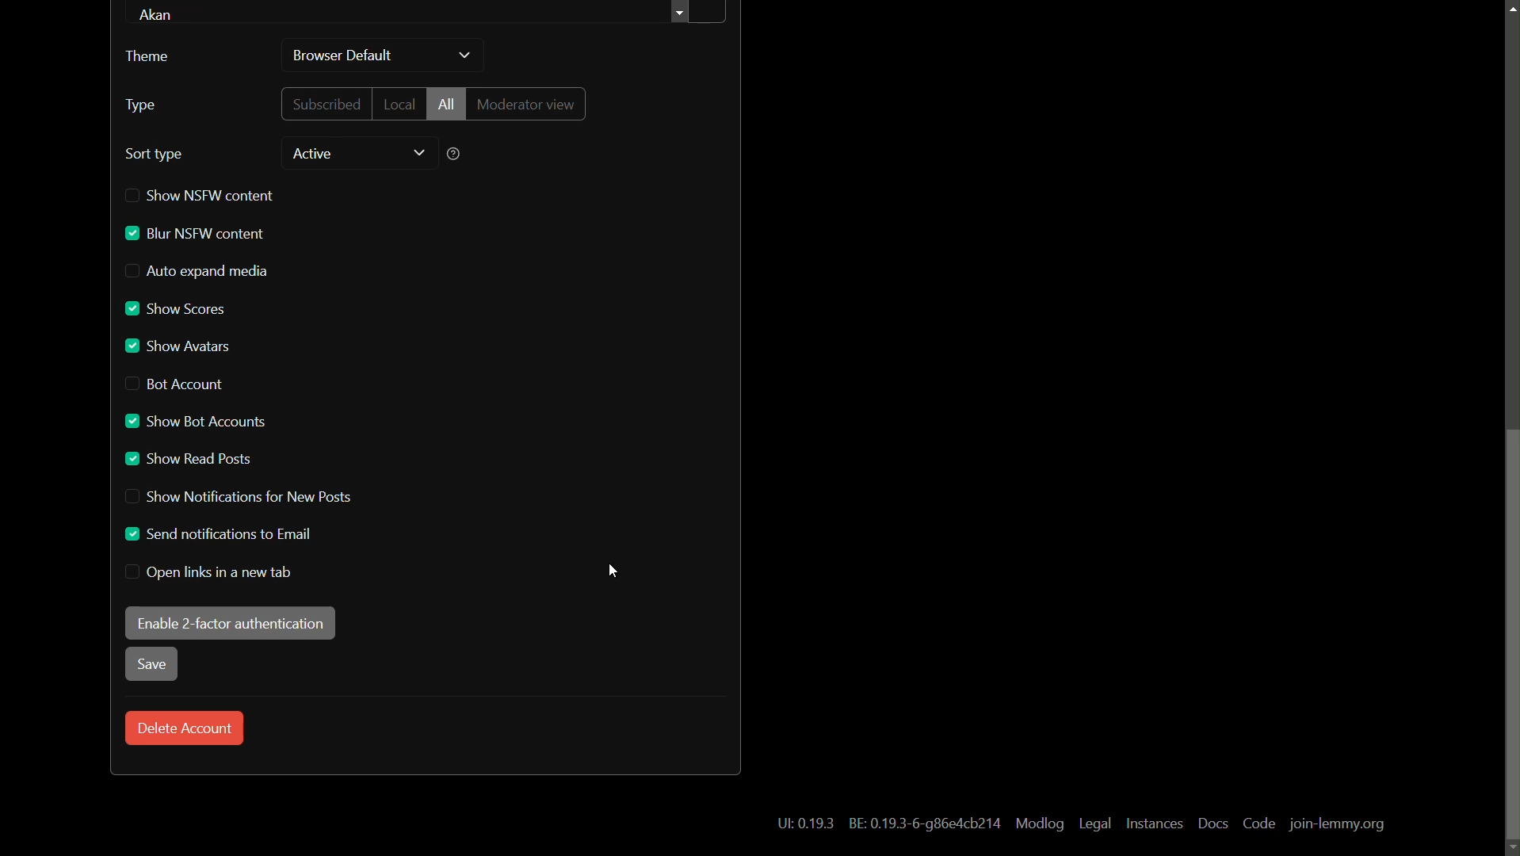  What do you see at coordinates (220, 534) in the screenshot?
I see `send notifications to email` at bounding box center [220, 534].